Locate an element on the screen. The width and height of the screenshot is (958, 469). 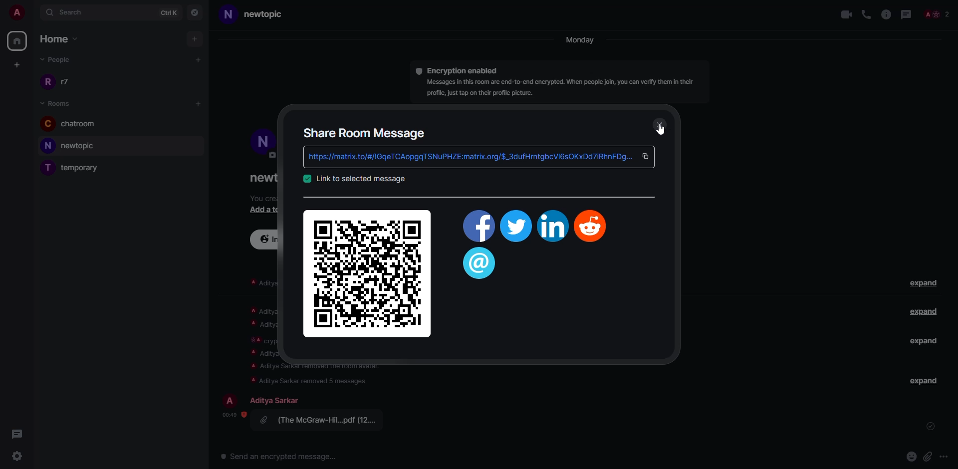
expand is located at coordinates (921, 340).